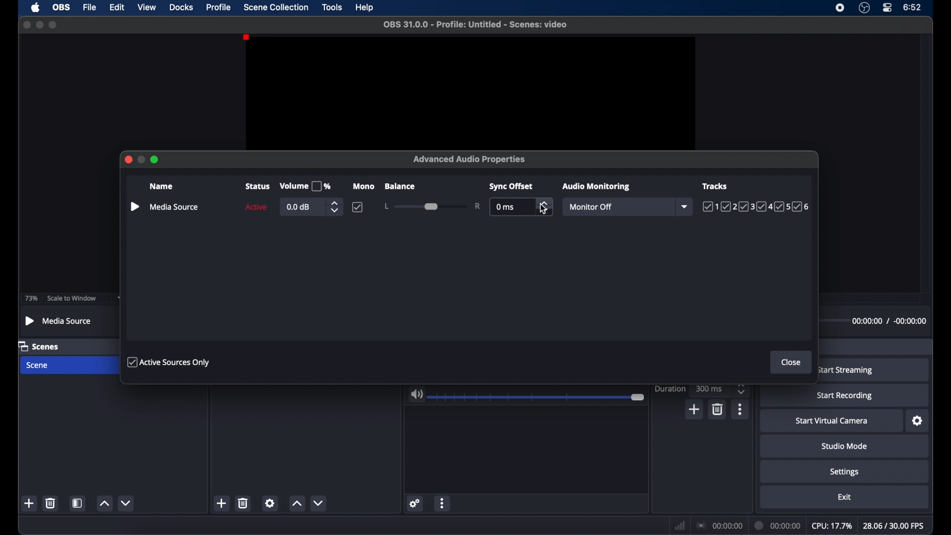 The height and width of the screenshot is (535, 951). I want to click on mediasource, so click(58, 321).